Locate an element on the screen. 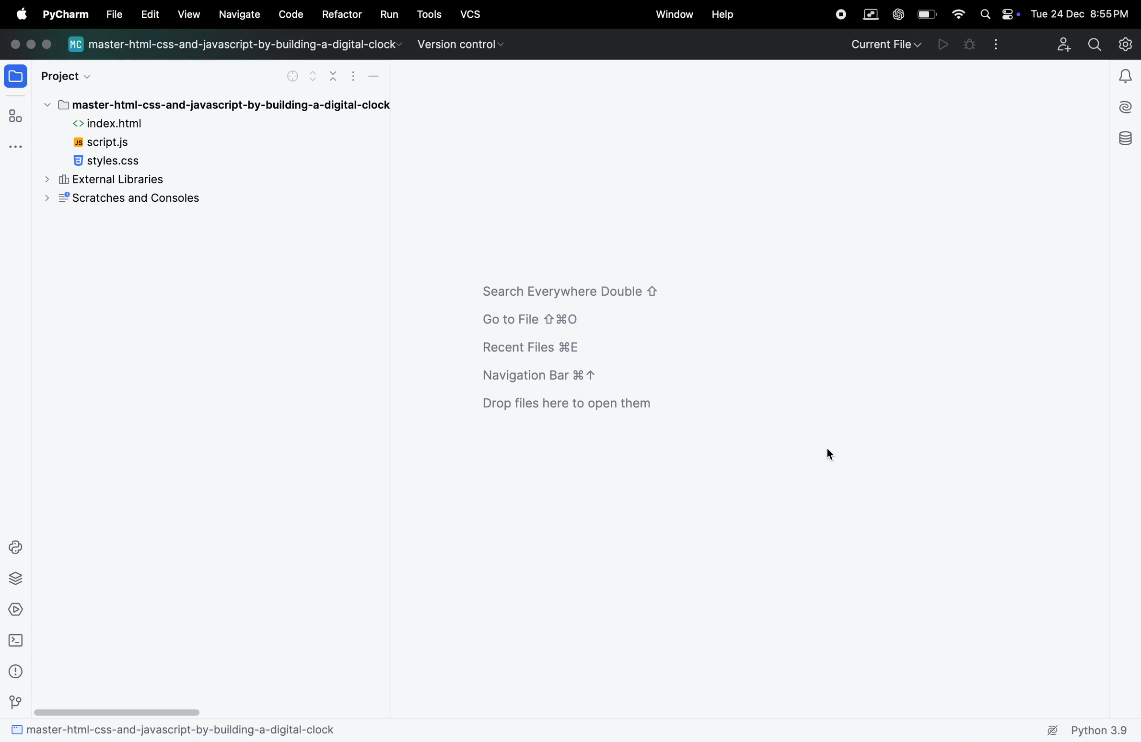 This screenshot has width=1141, height=742. bug is located at coordinates (971, 44).